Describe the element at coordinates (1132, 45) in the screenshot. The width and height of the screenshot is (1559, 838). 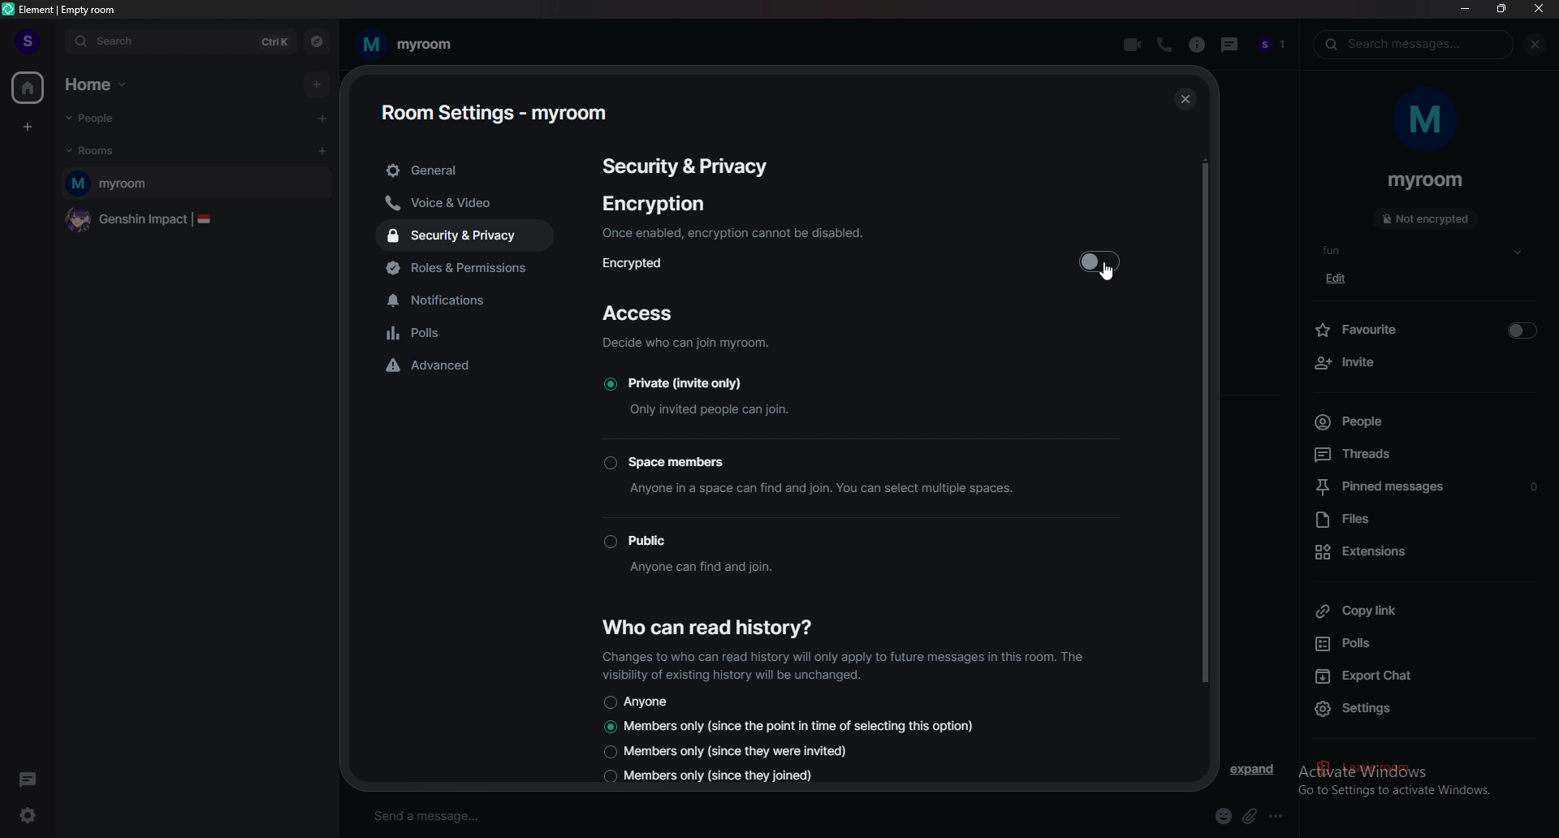
I see `video call` at that location.